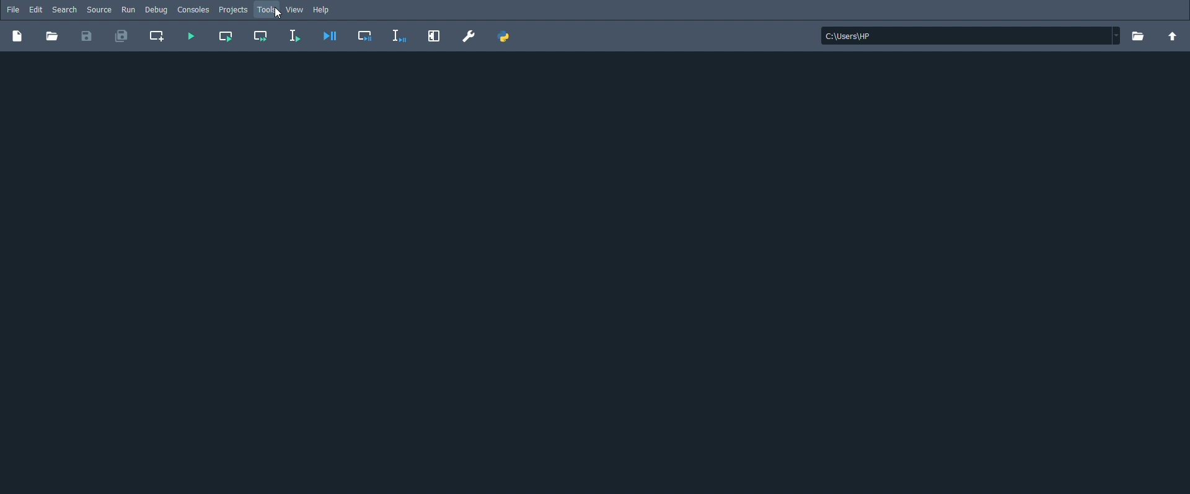 This screenshot has height=494, width=1190. I want to click on Change to parent directory, so click(1174, 37).